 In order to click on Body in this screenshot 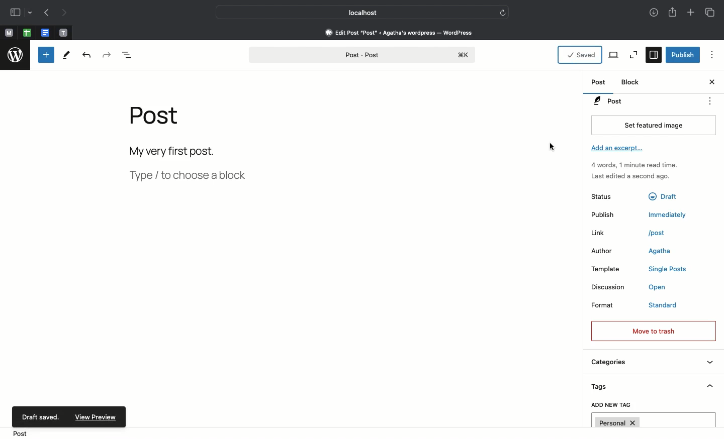, I will do `click(185, 150)`.